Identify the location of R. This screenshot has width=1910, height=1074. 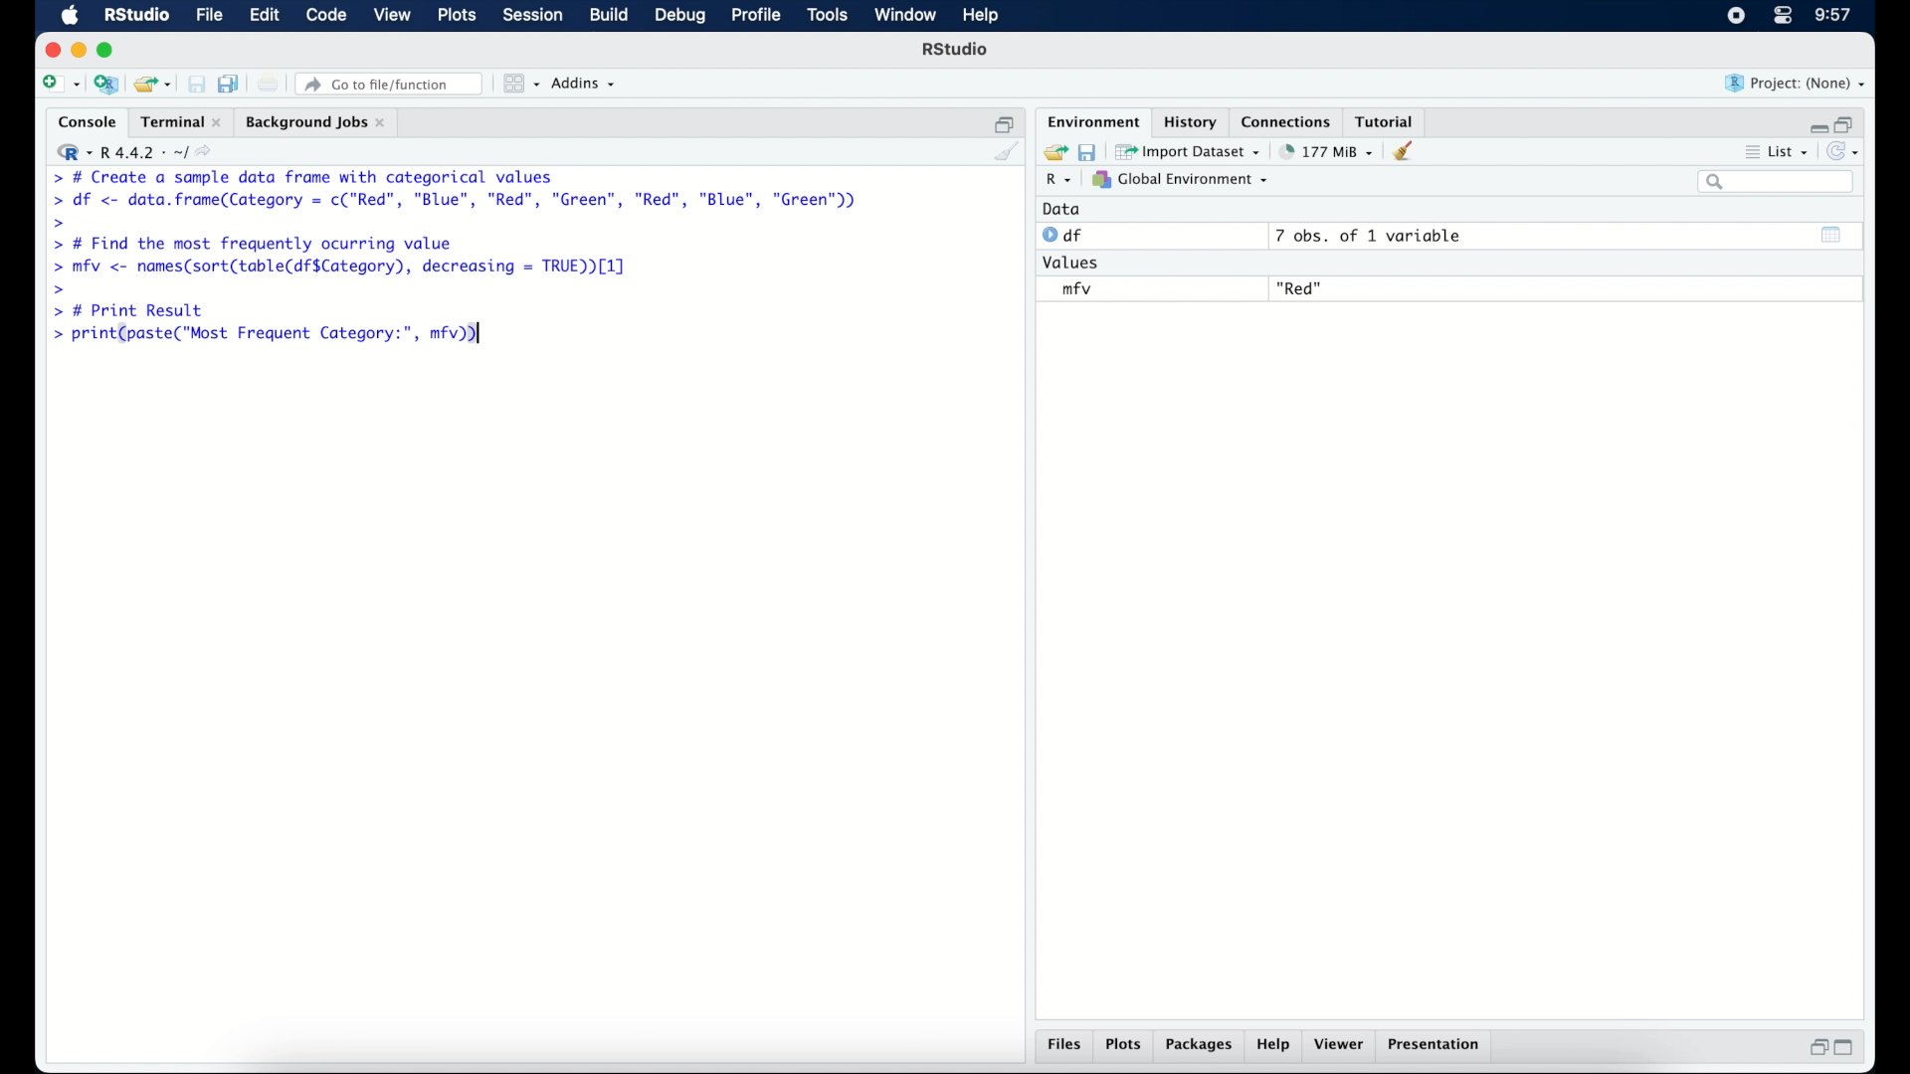
(1062, 181).